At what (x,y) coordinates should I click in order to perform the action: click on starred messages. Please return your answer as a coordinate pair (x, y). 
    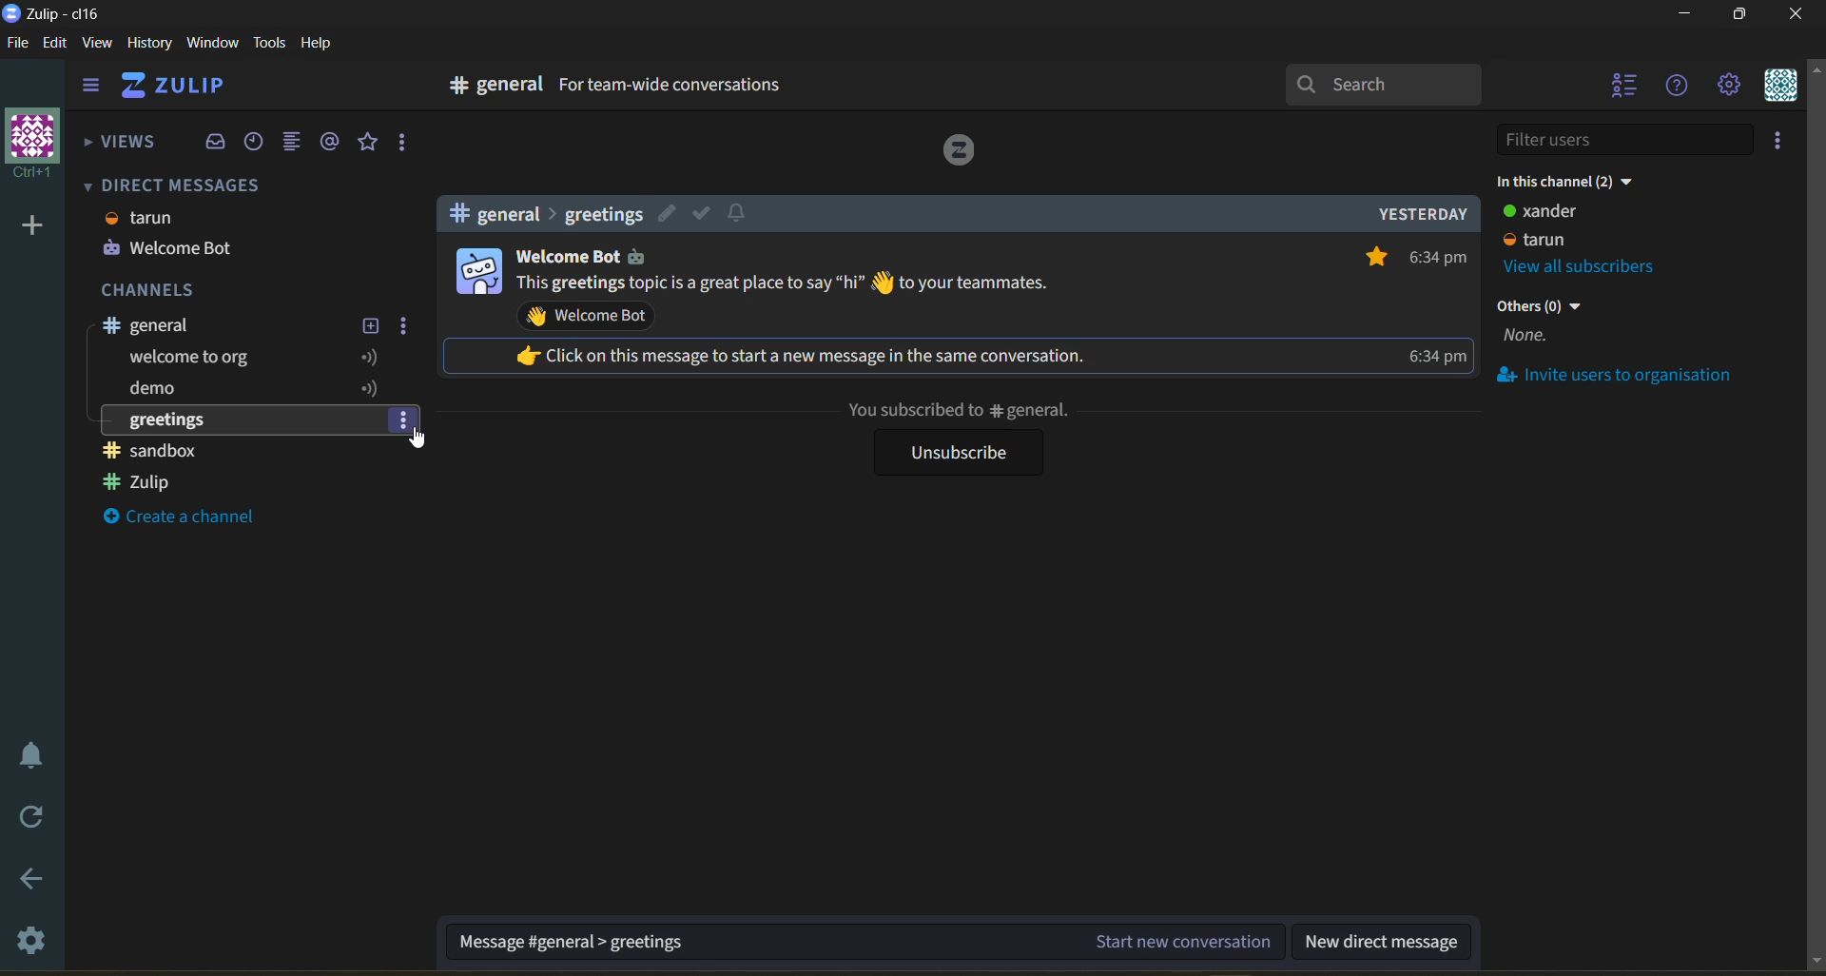
    Looking at the image, I should click on (370, 143).